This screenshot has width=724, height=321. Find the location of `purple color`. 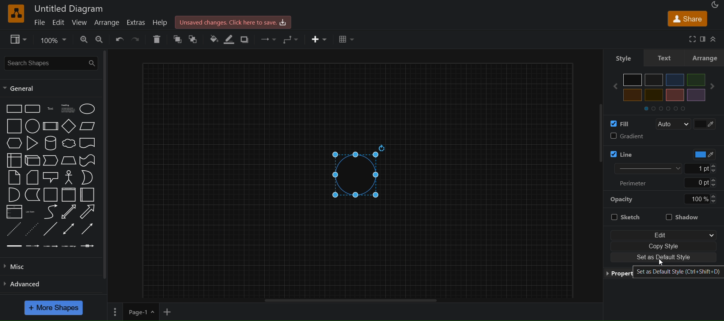

purple color is located at coordinates (695, 95).